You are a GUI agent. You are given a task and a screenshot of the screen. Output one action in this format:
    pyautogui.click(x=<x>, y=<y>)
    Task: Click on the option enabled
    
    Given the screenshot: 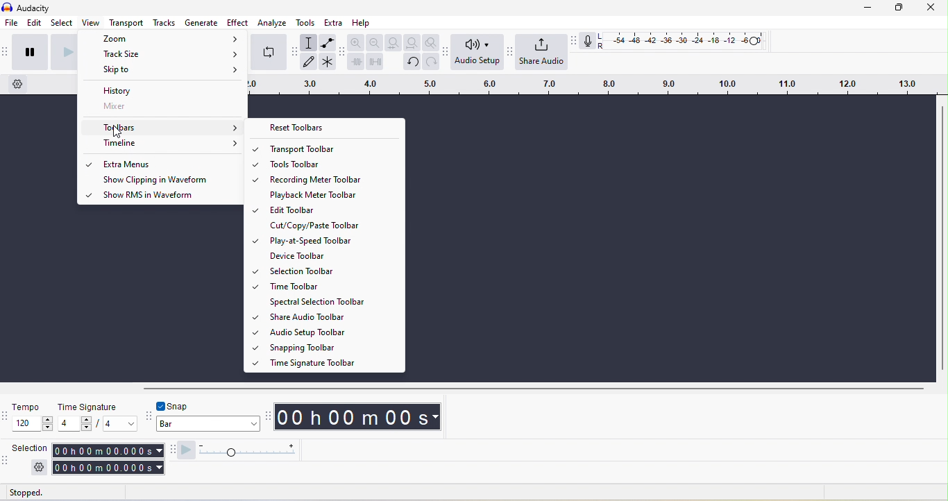 What is the action you would take?
    pyautogui.click(x=87, y=194)
    